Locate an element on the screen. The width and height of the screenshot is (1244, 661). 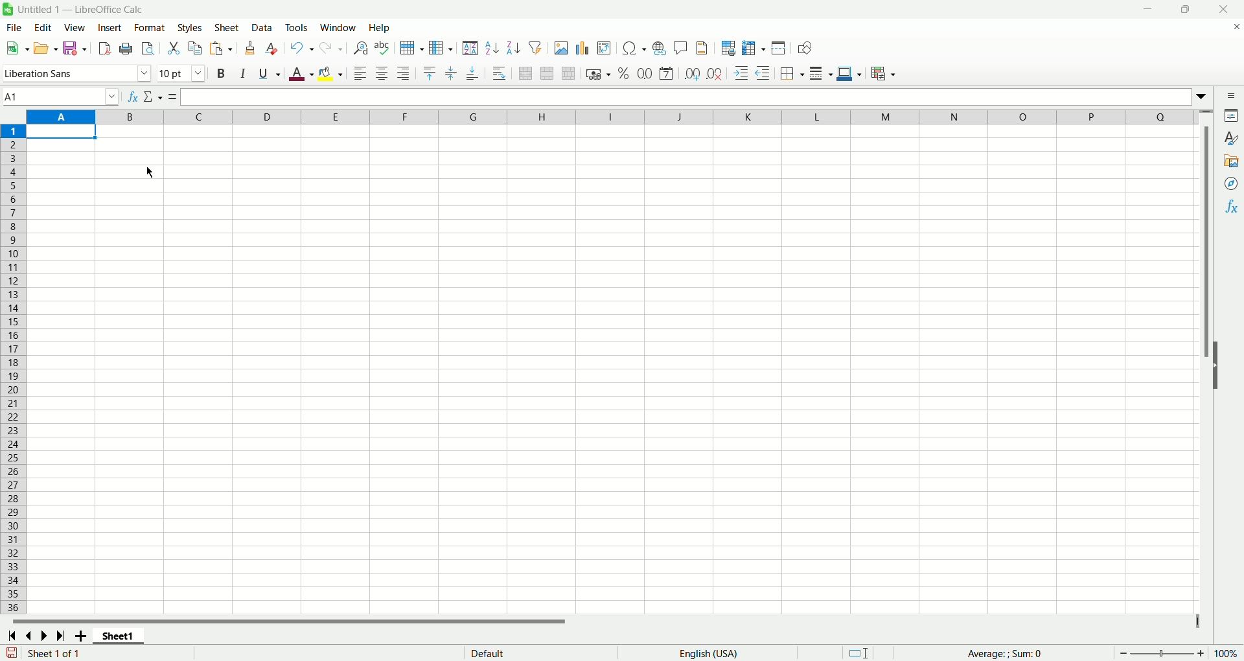
icon is located at coordinates (10, 10).